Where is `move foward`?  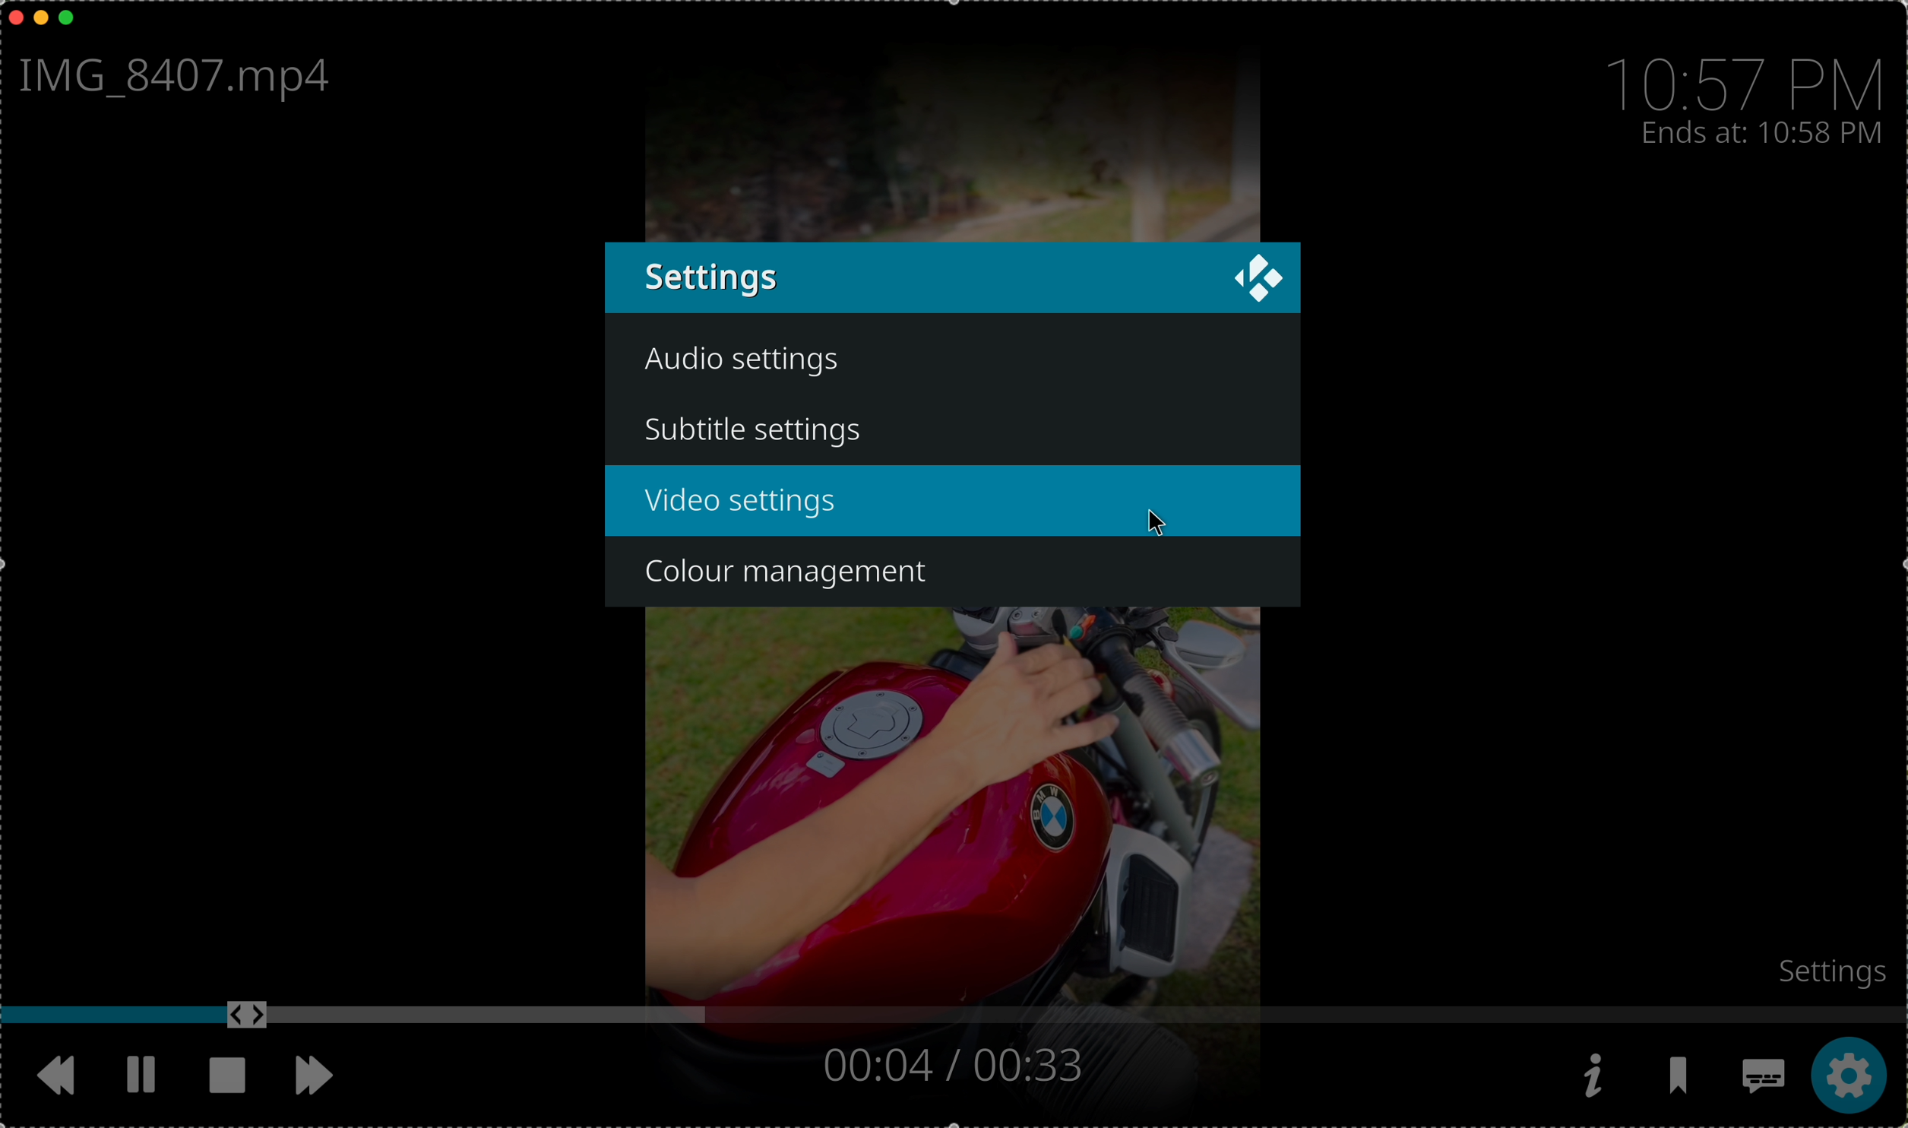 move foward is located at coordinates (315, 1076).